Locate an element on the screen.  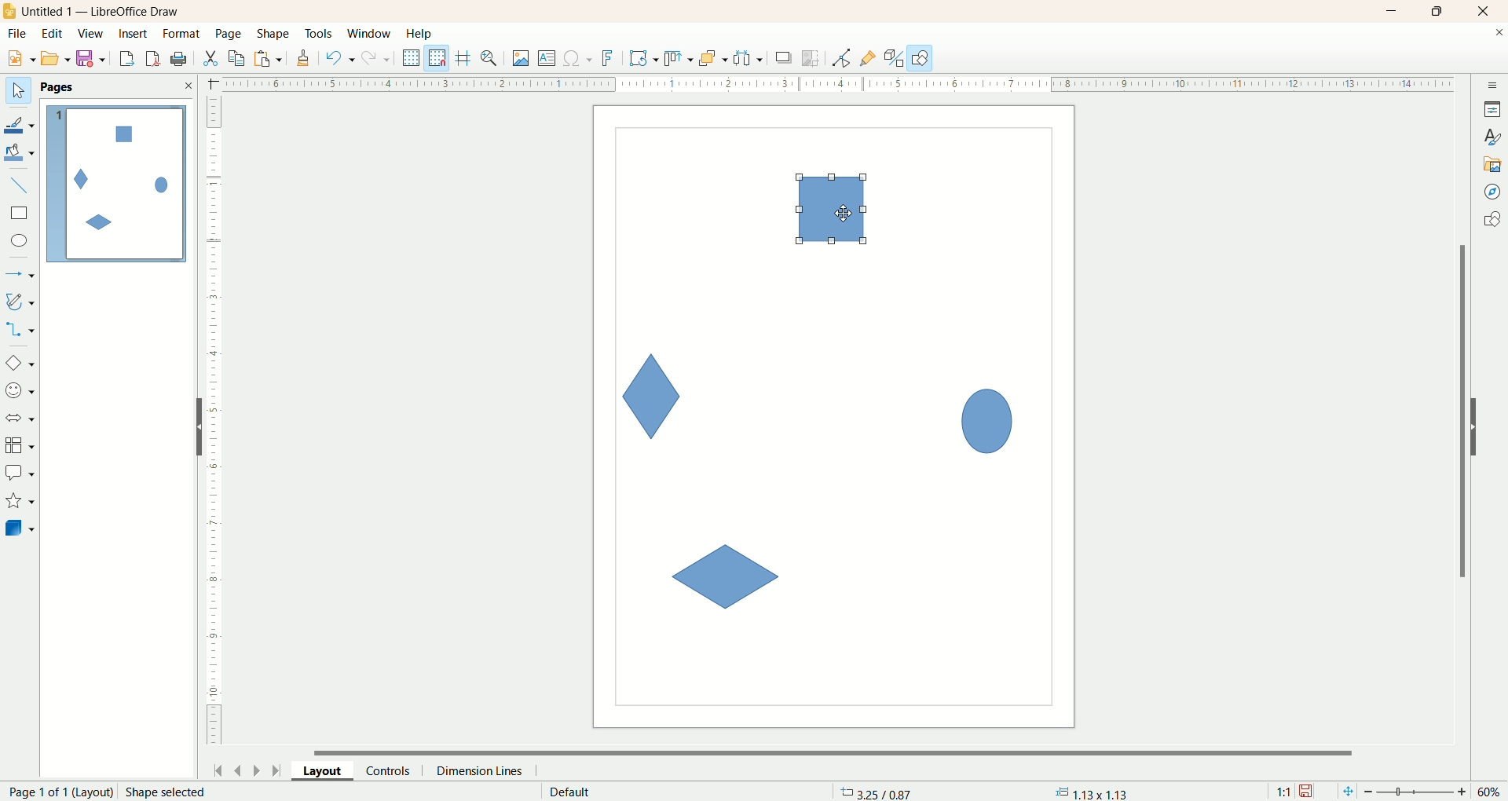
close is located at coordinates (188, 86).